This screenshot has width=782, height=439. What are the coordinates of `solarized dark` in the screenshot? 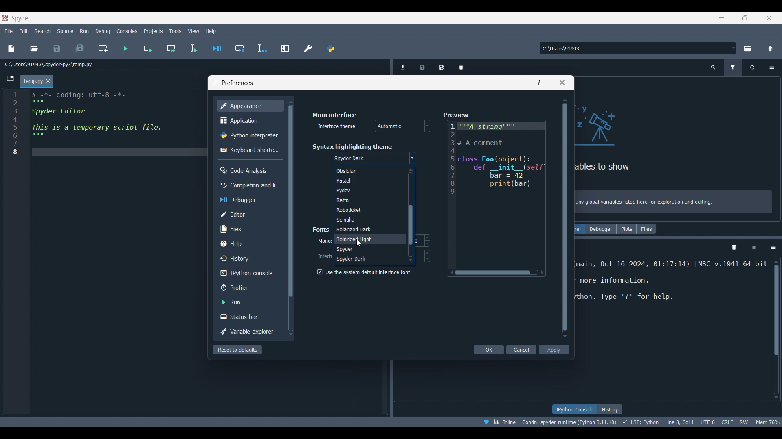 It's located at (365, 230).